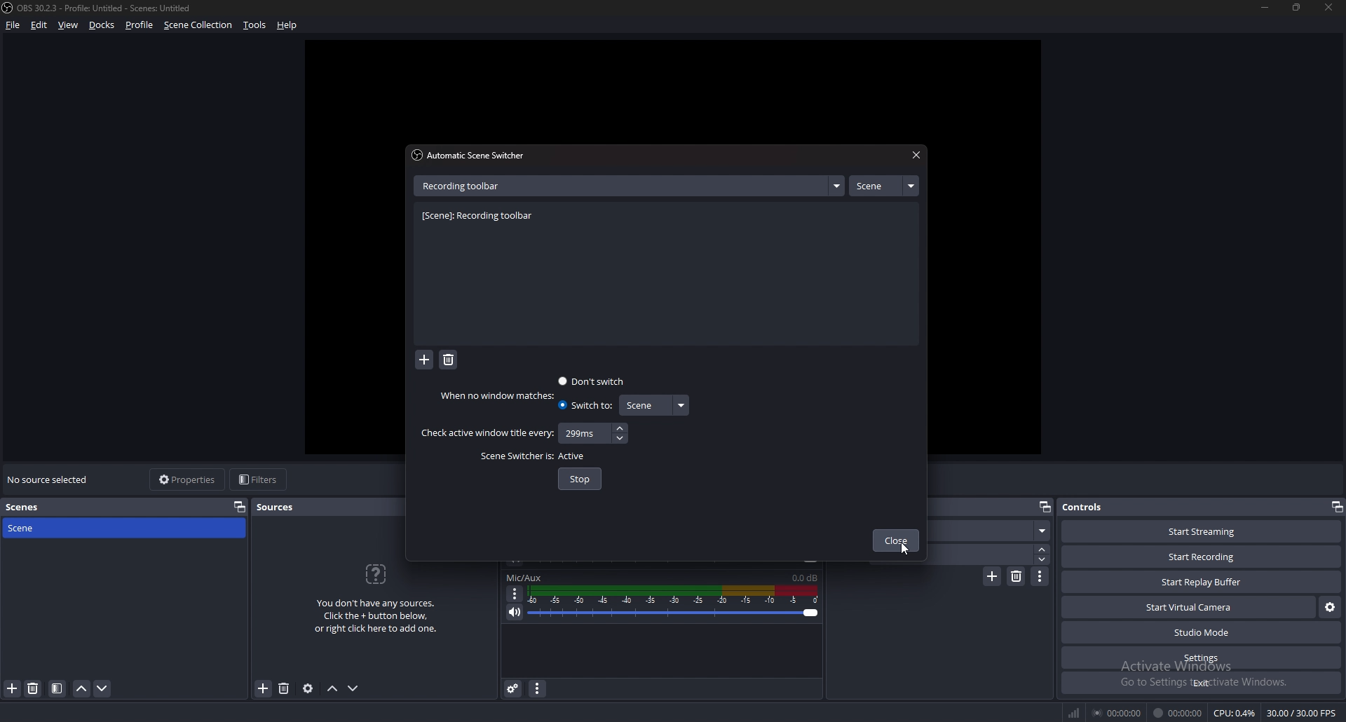 This screenshot has height=722, width=1346. I want to click on resize, so click(1298, 7).